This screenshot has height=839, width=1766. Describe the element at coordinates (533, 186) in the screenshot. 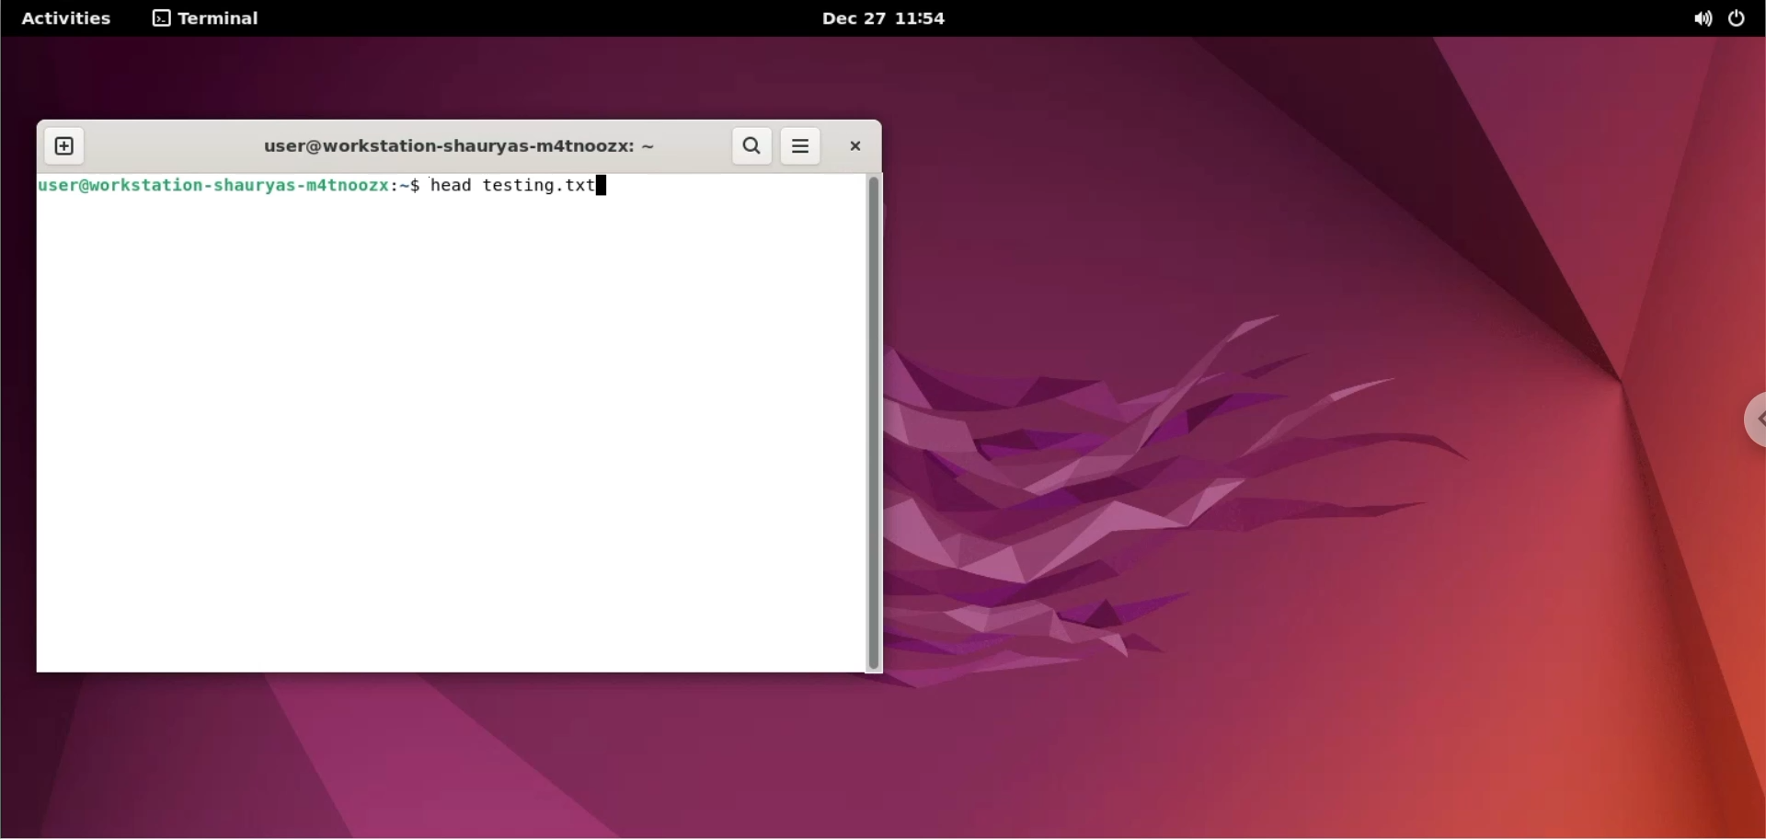

I see `head testing.txt : command to view top 10 lines` at that location.